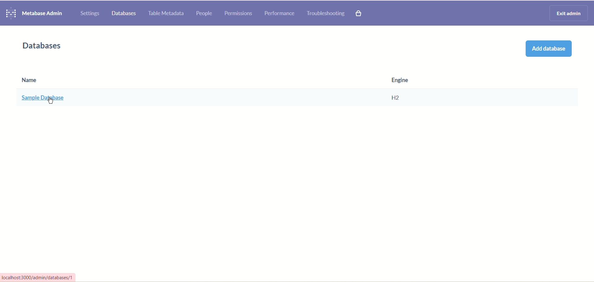  I want to click on metabase admin, so click(43, 13).